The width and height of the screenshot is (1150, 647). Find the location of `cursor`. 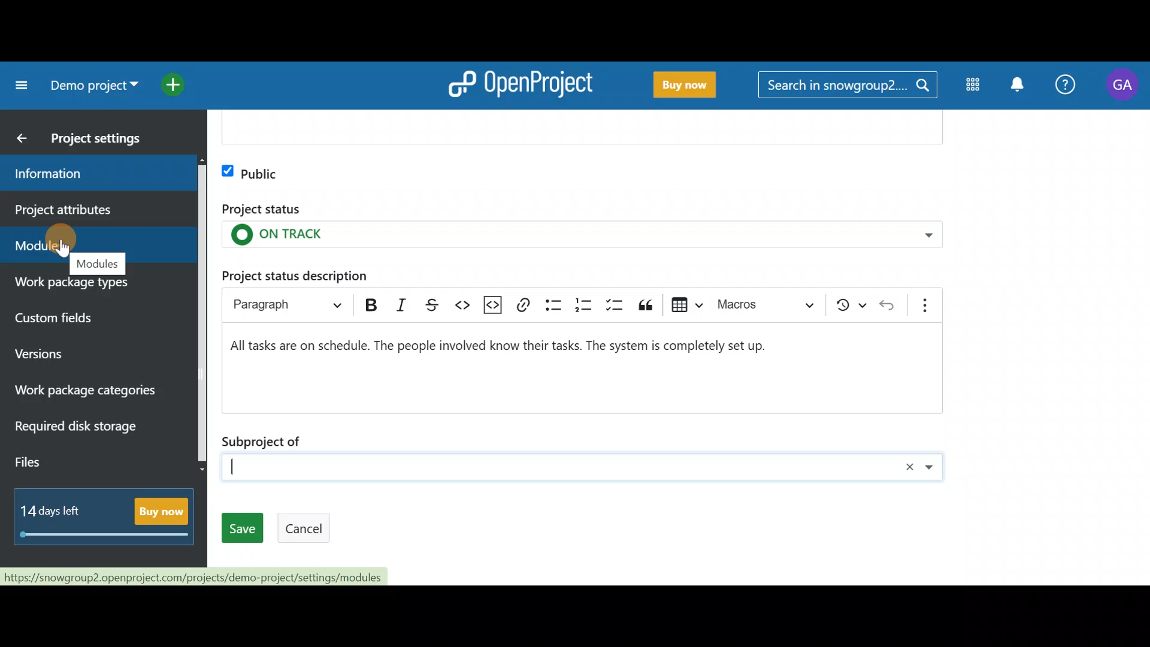

cursor is located at coordinates (63, 249).